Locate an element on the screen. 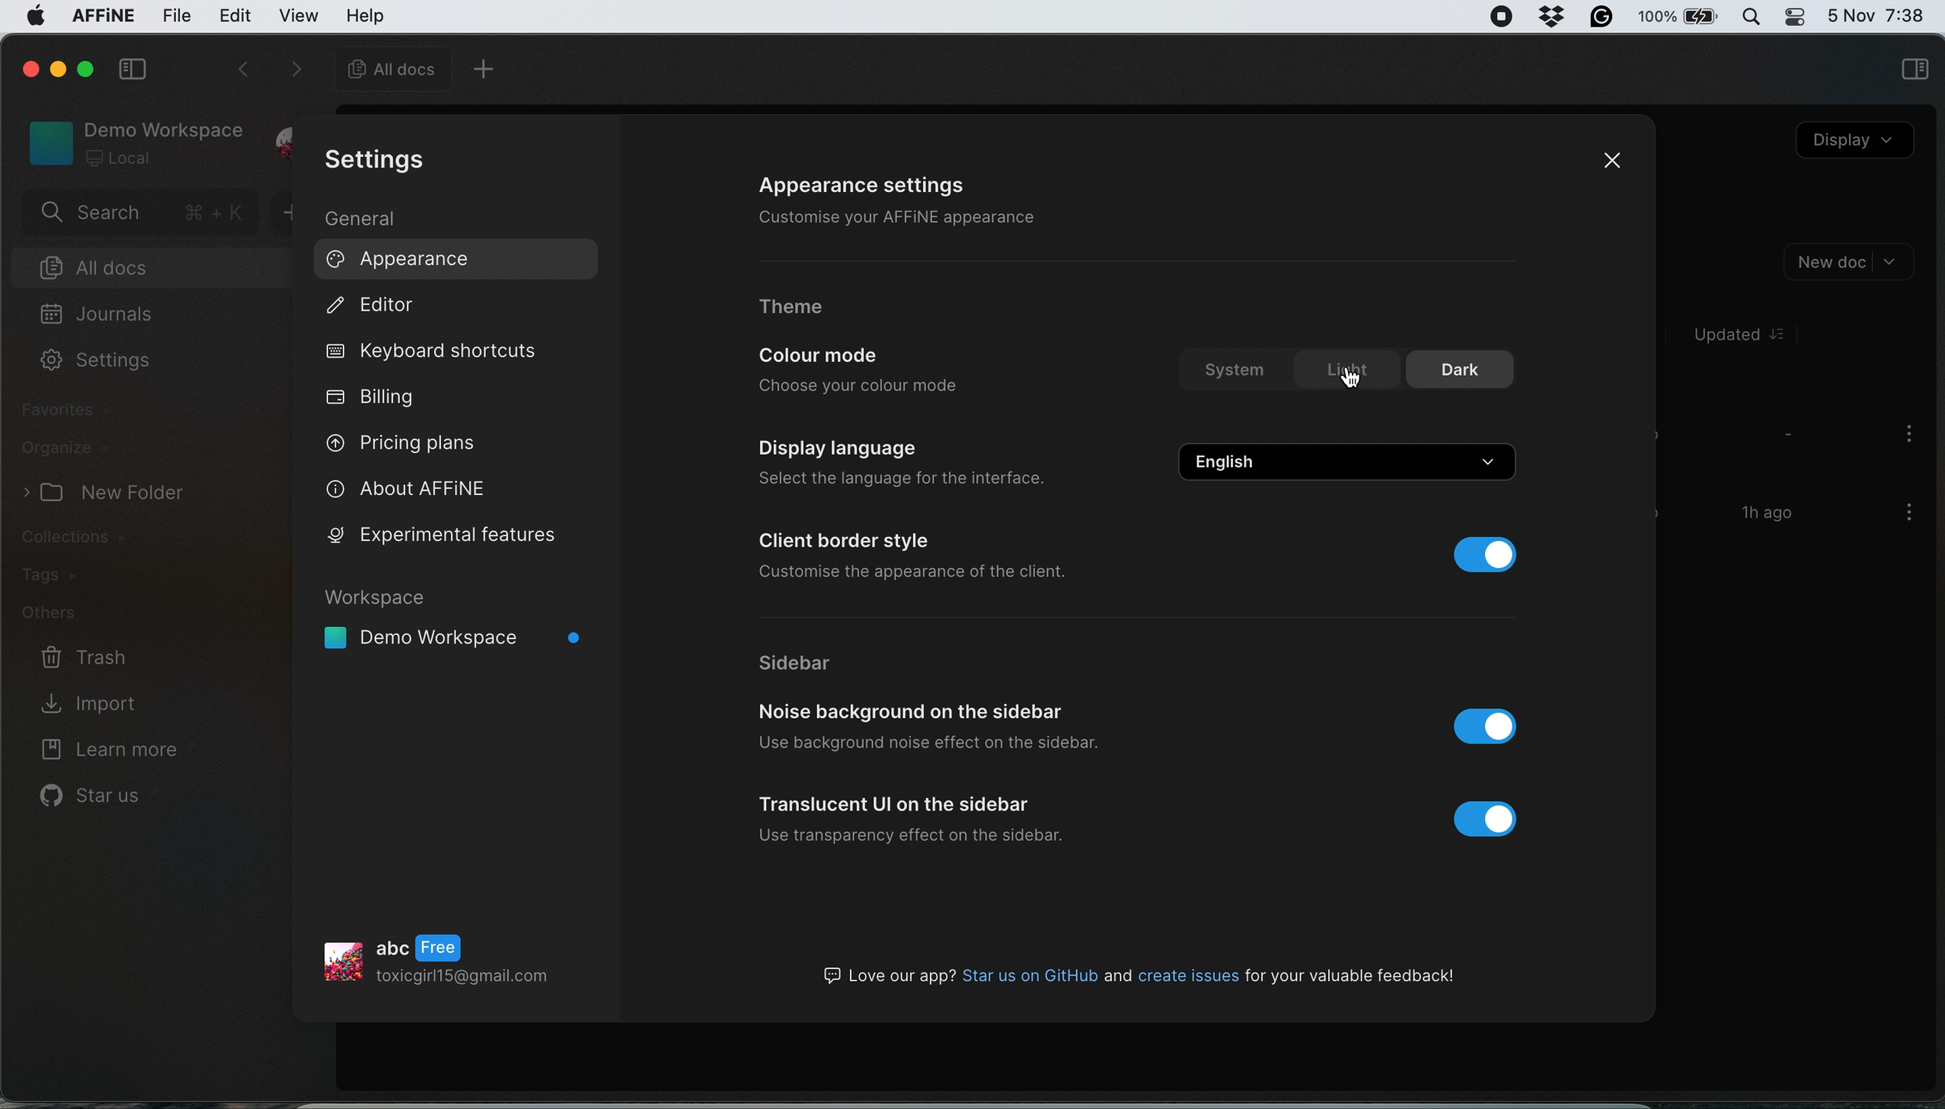 Image resolution: width=1945 pixels, height=1109 pixels. close is located at coordinates (1611, 159).